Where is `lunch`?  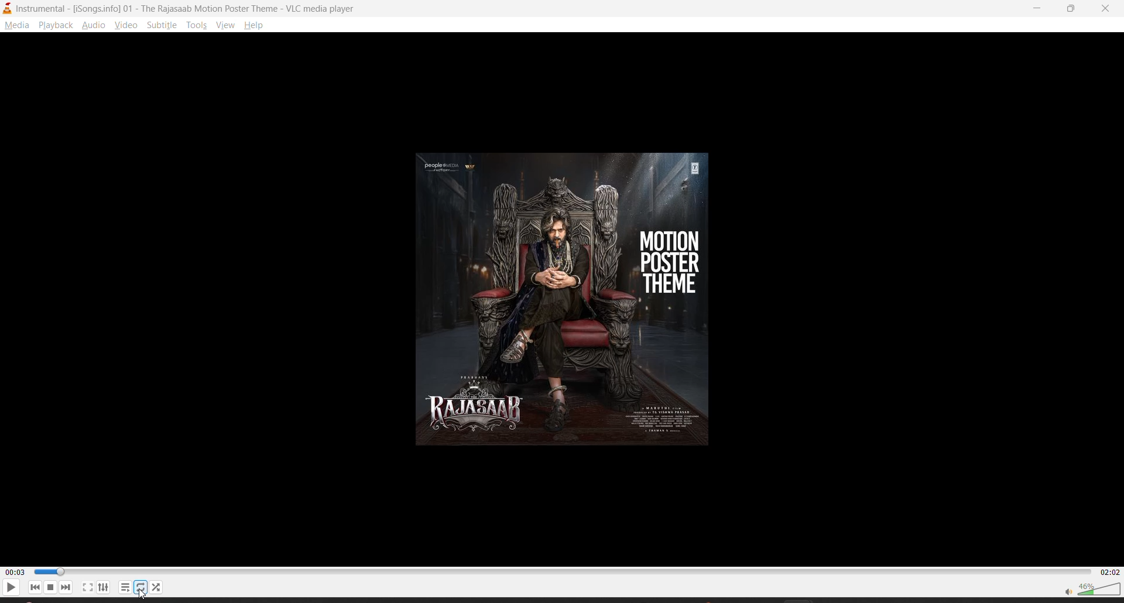 lunch is located at coordinates (48, 586).